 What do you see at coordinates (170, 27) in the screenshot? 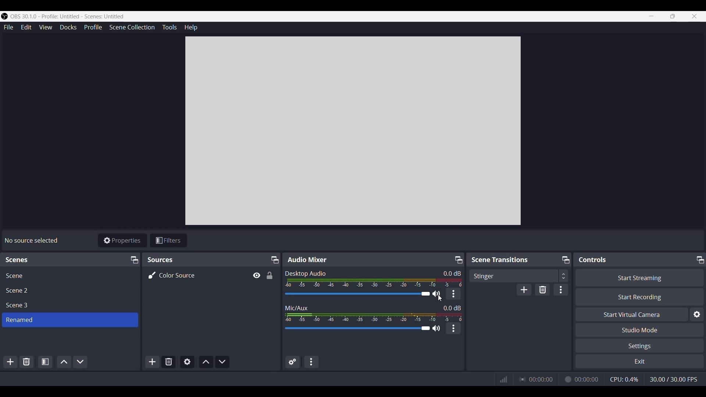
I see `Tools` at bounding box center [170, 27].